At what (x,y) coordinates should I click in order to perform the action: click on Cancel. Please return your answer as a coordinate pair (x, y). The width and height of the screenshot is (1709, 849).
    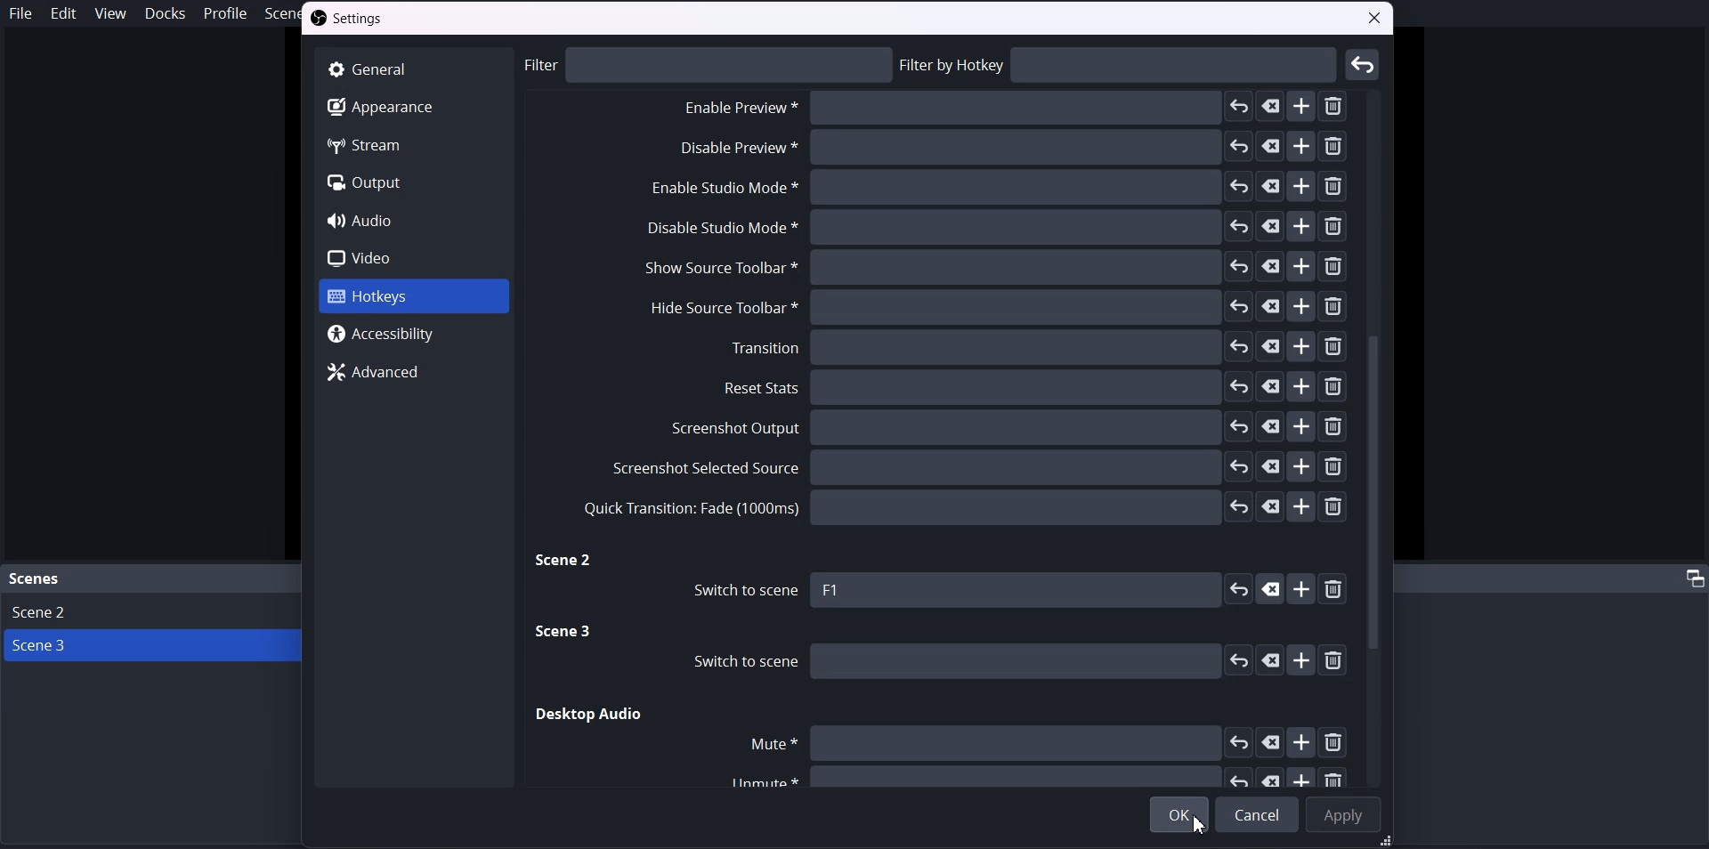
    Looking at the image, I should click on (1257, 814).